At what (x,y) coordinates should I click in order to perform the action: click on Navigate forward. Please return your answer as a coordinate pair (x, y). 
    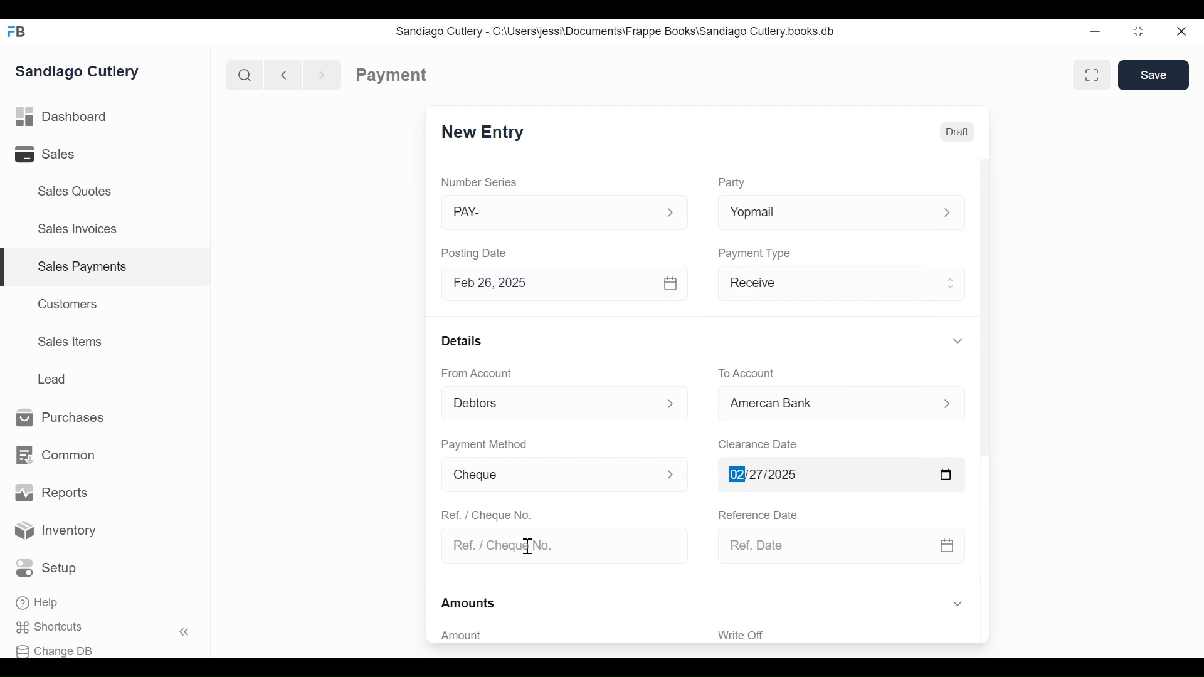
    Looking at the image, I should click on (322, 74).